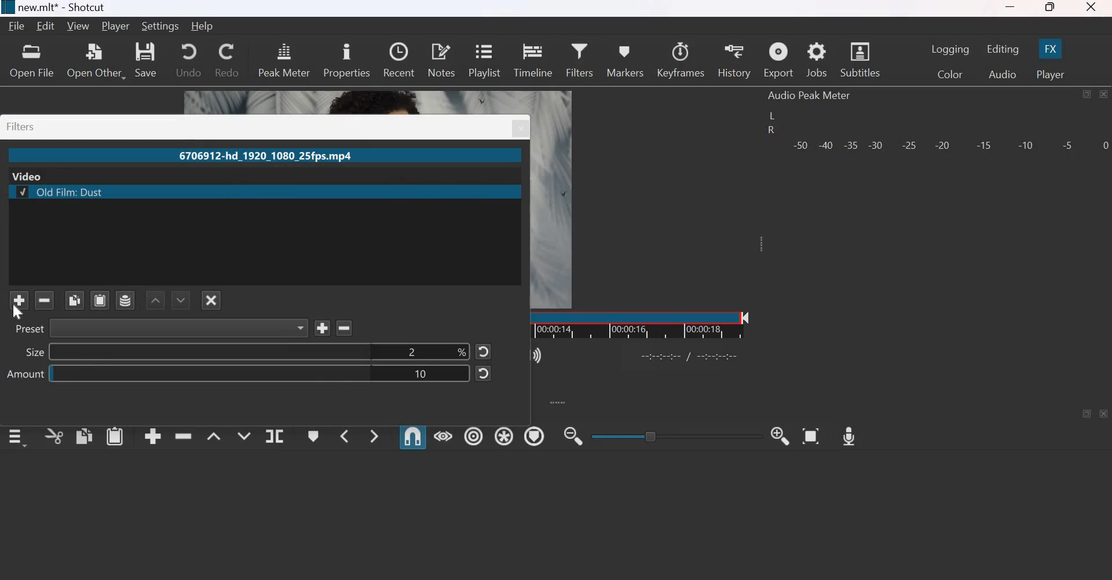 Image resolution: width=1112 pixels, height=580 pixels. What do you see at coordinates (31, 329) in the screenshot?
I see `Preset` at bounding box center [31, 329].